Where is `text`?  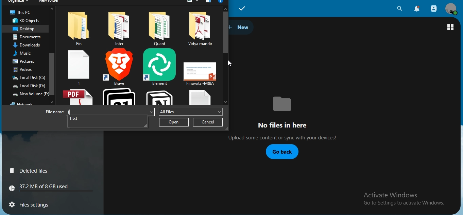
text is located at coordinates (291, 117).